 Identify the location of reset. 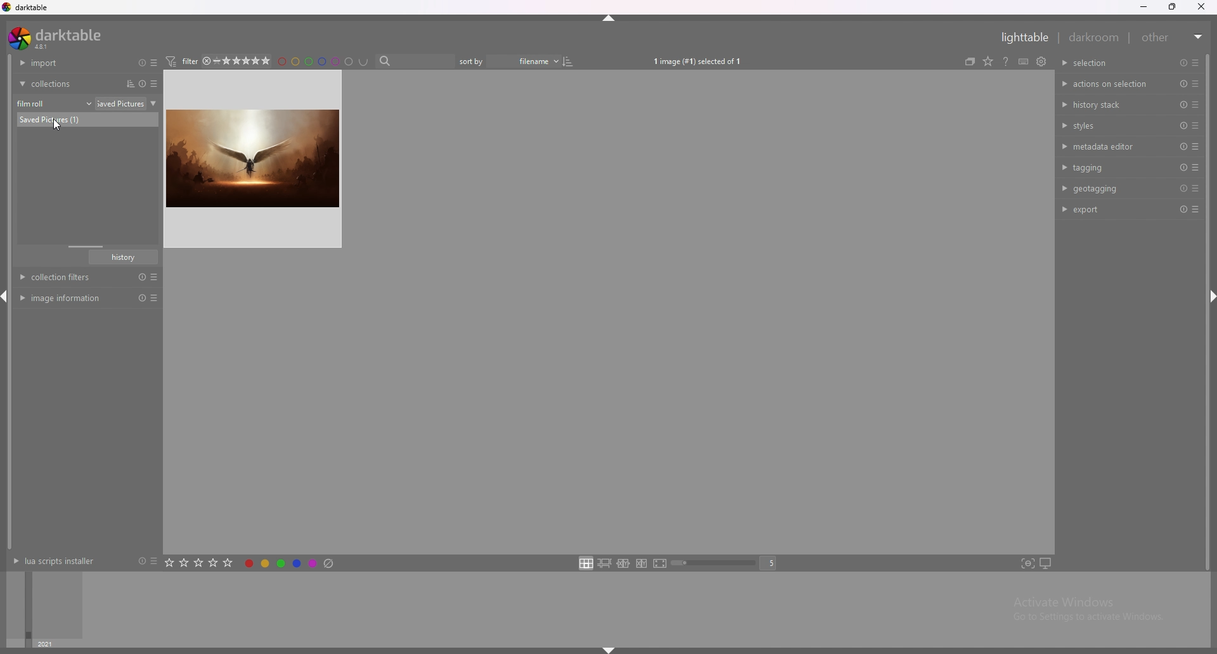
(1184, 84).